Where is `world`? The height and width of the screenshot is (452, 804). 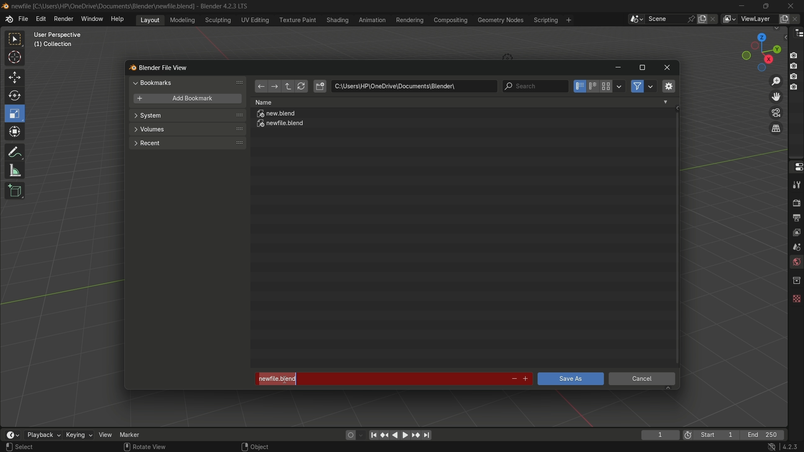
world is located at coordinates (796, 263).